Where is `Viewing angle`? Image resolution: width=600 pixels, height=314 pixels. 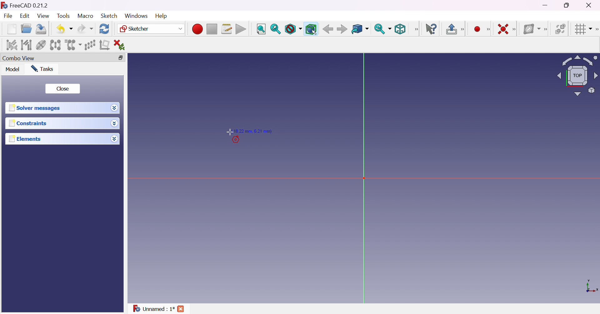
Viewing angle is located at coordinates (577, 75).